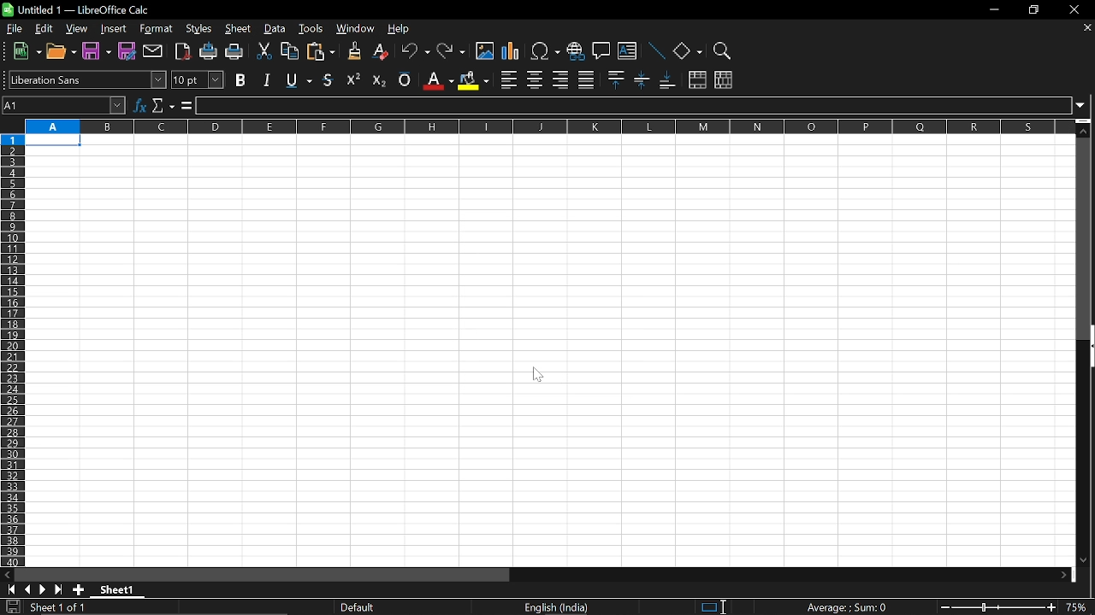  I want to click on align bottom, so click(669, 81).